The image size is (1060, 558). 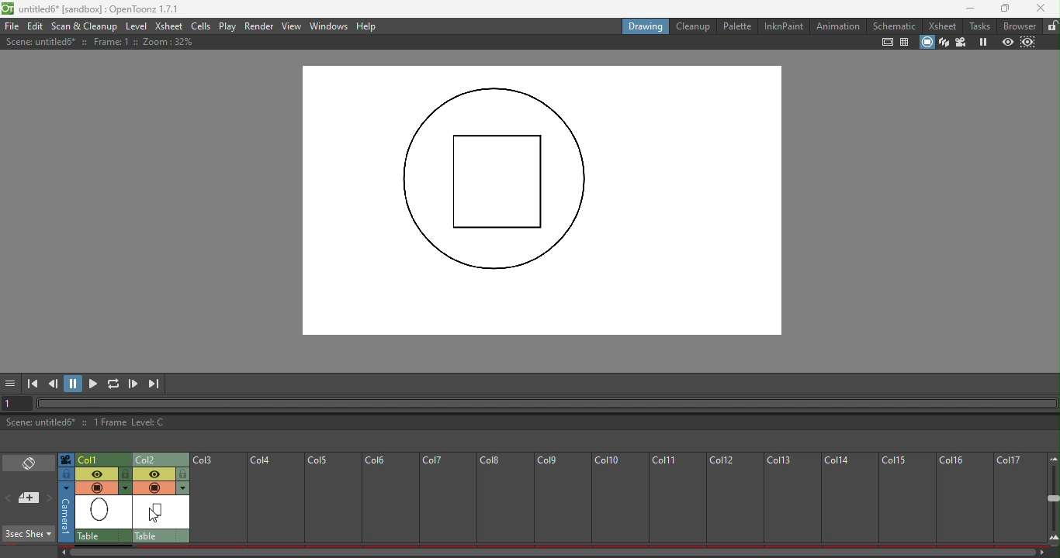 What do you see at coordinates (926, 42) in the screenshot?
I see `Camera stand view` at bounding box center [926, 42].